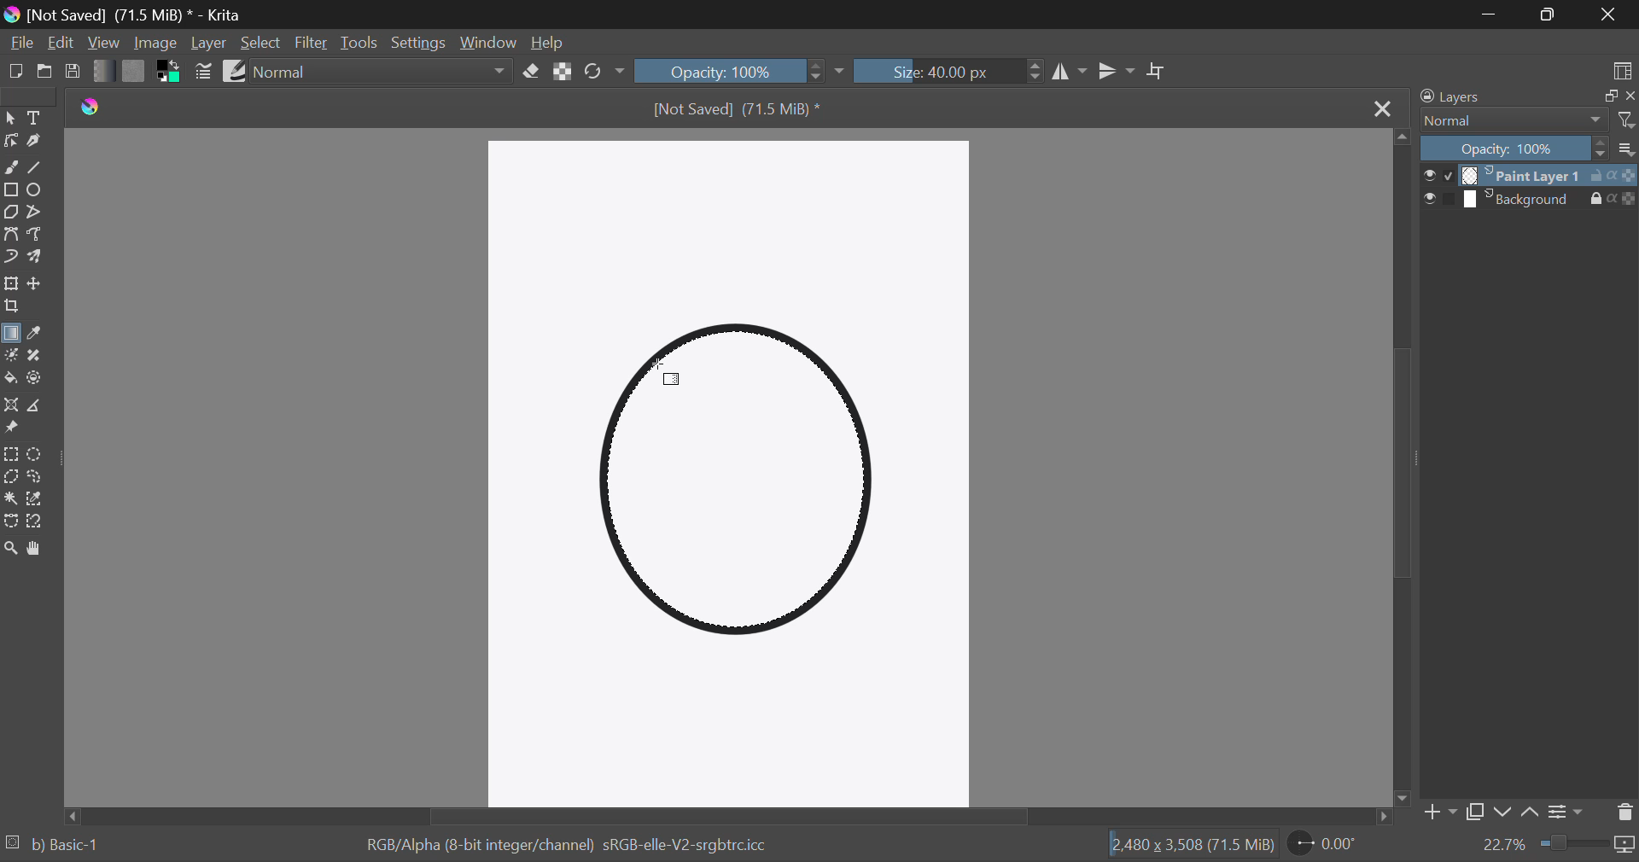  What do you see at coordinates (38, 236) in the screenshot?
I see `Freehand Path Tool` at bounding box center [38, 236].